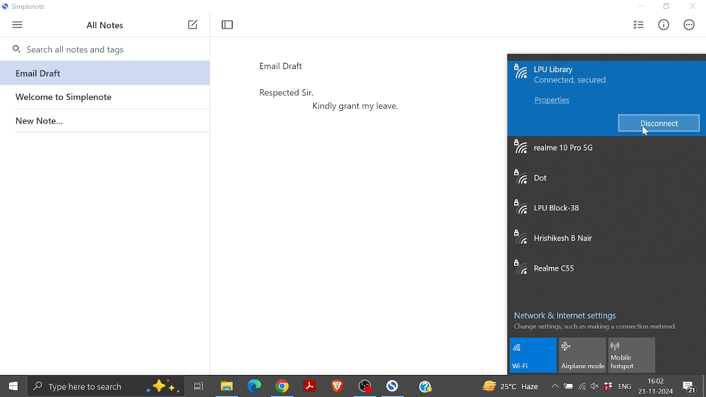  What do you see at coordinates (687, 25) in the screenshot?
I see `Actions` at bounding box center [687, 25].